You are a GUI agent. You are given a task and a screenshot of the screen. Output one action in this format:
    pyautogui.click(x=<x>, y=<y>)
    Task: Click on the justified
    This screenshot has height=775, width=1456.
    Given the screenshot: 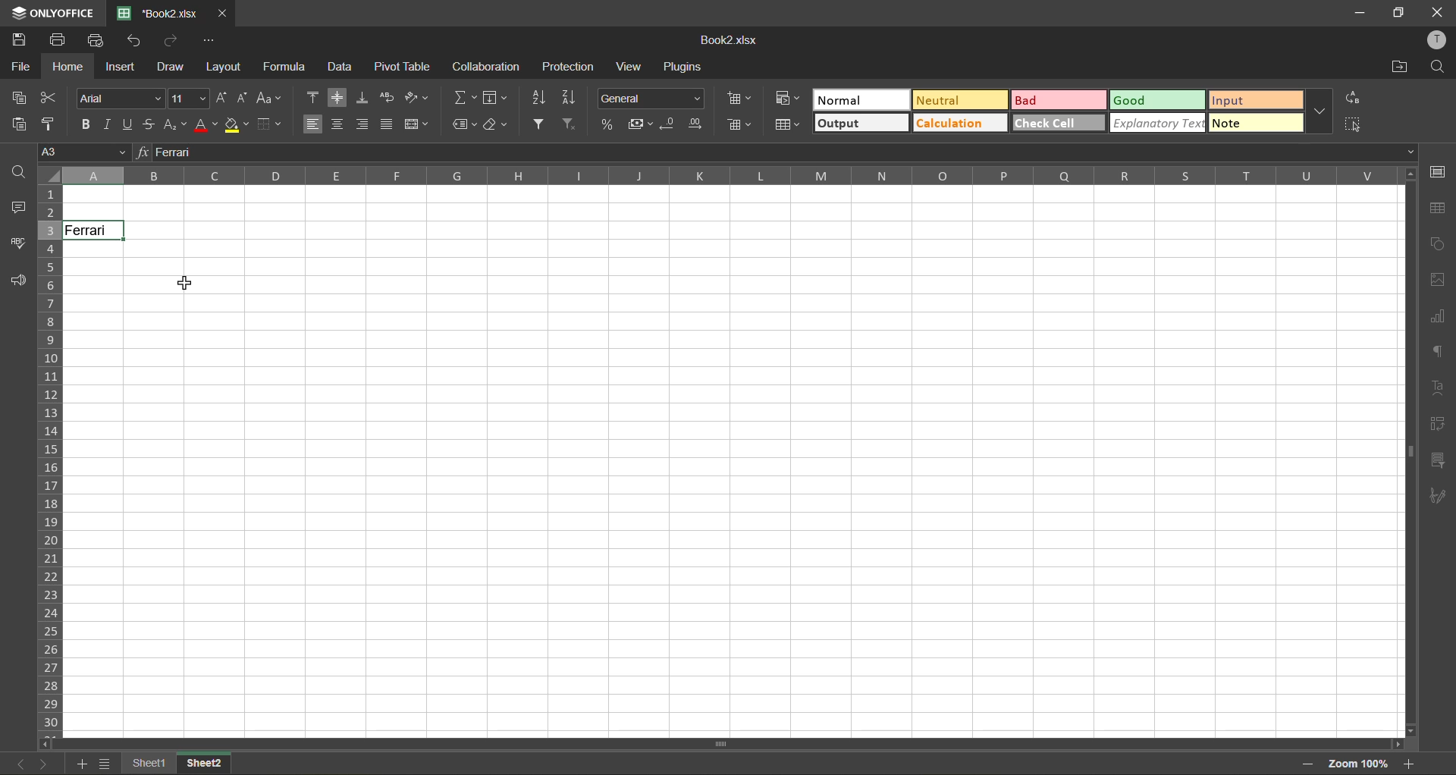 What is the action you would take?
    pyautogui.click(x=384, y=125)
    